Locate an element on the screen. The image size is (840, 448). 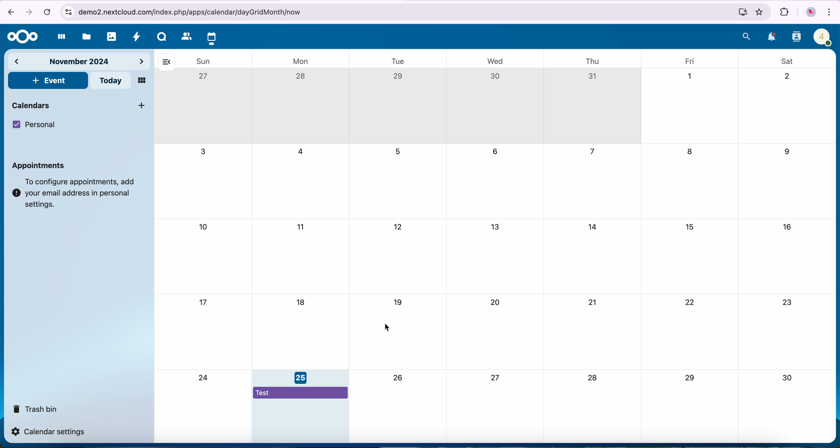
personal is located at coordinates (34, 125).